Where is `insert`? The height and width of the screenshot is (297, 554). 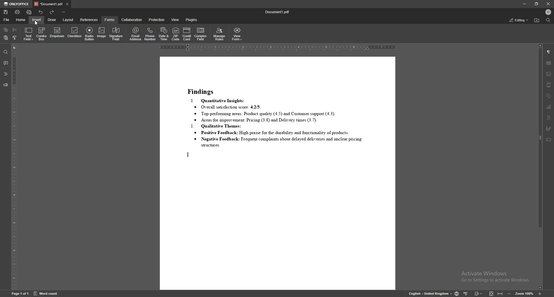 insert is located at coordinates (36, 20).